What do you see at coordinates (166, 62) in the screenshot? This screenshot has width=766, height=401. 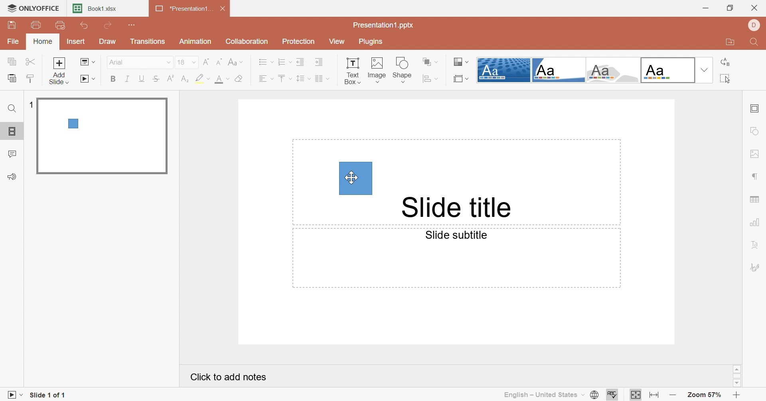 I see `Drop down` at bounding box center [166, 62].